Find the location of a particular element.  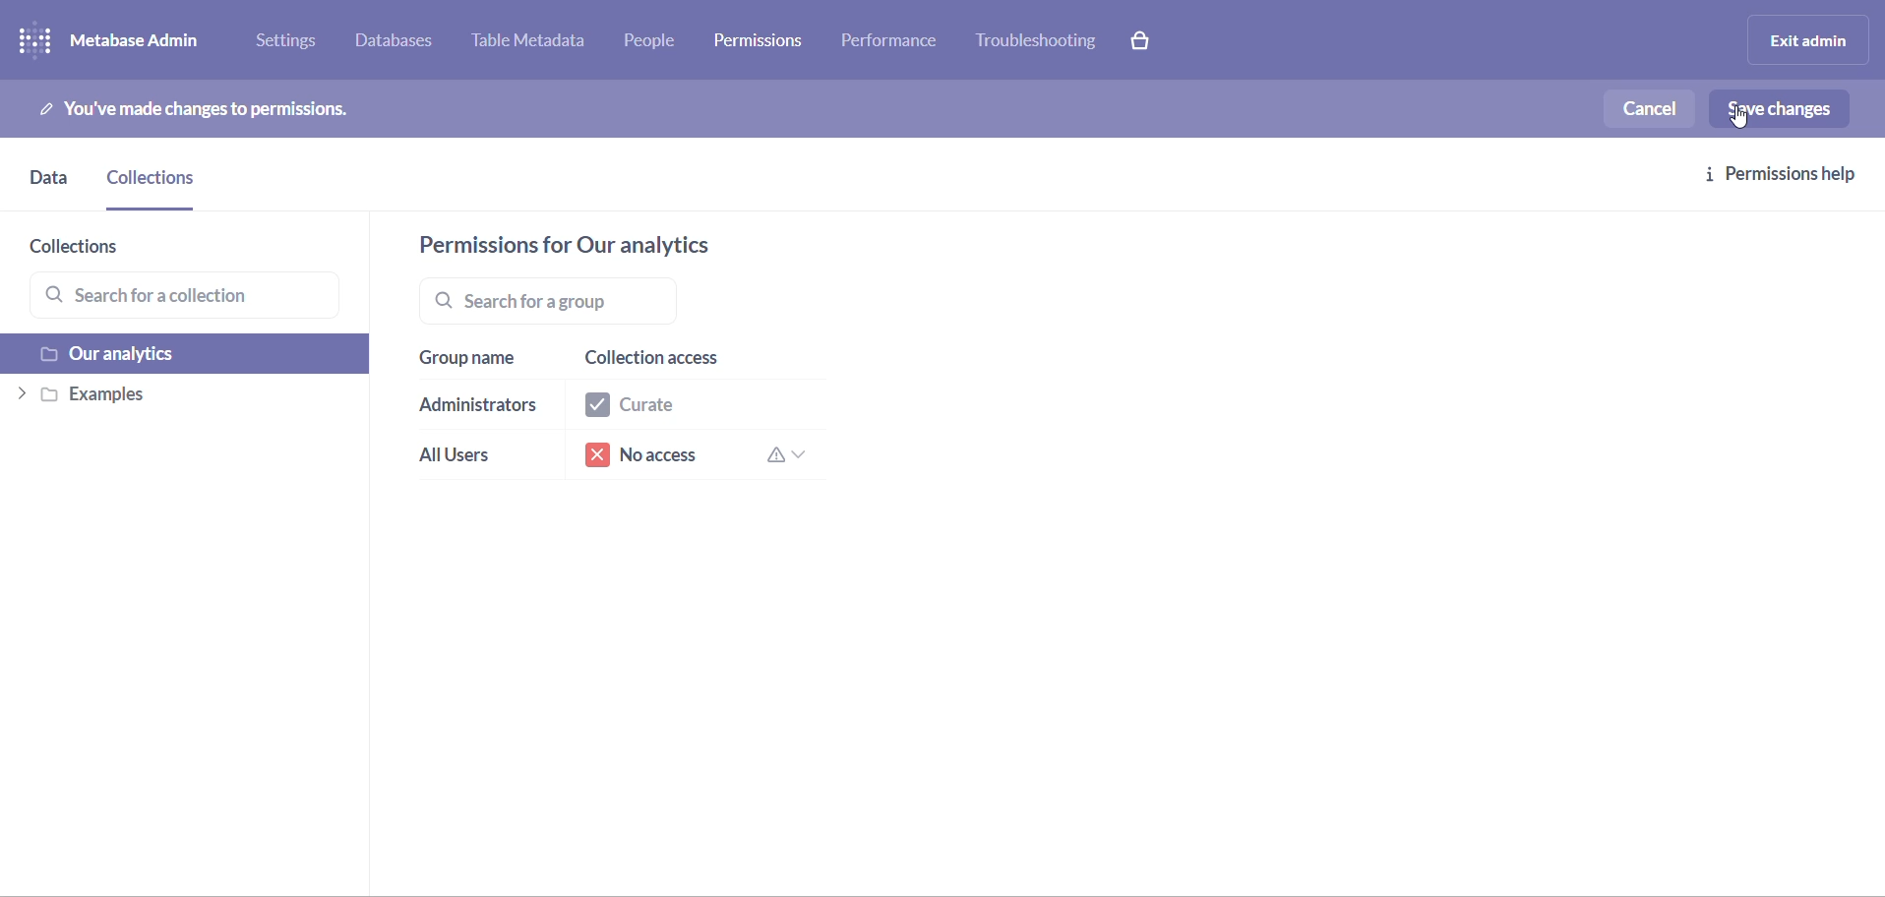

logo and name is located at coordinates (126, 41).